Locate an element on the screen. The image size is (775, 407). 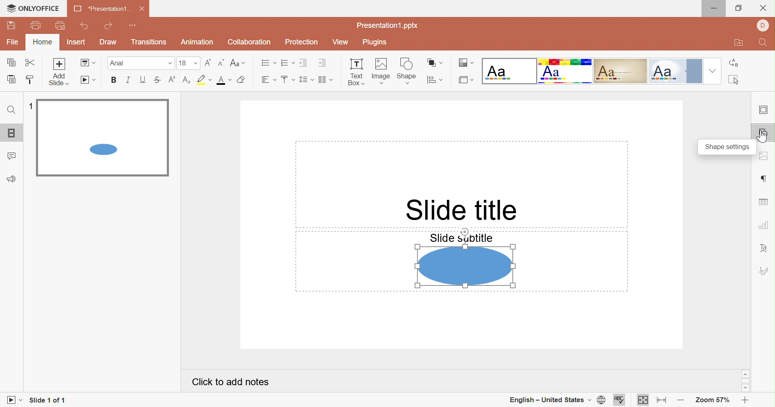
Scroll bar is located at coordinates (746, 380).